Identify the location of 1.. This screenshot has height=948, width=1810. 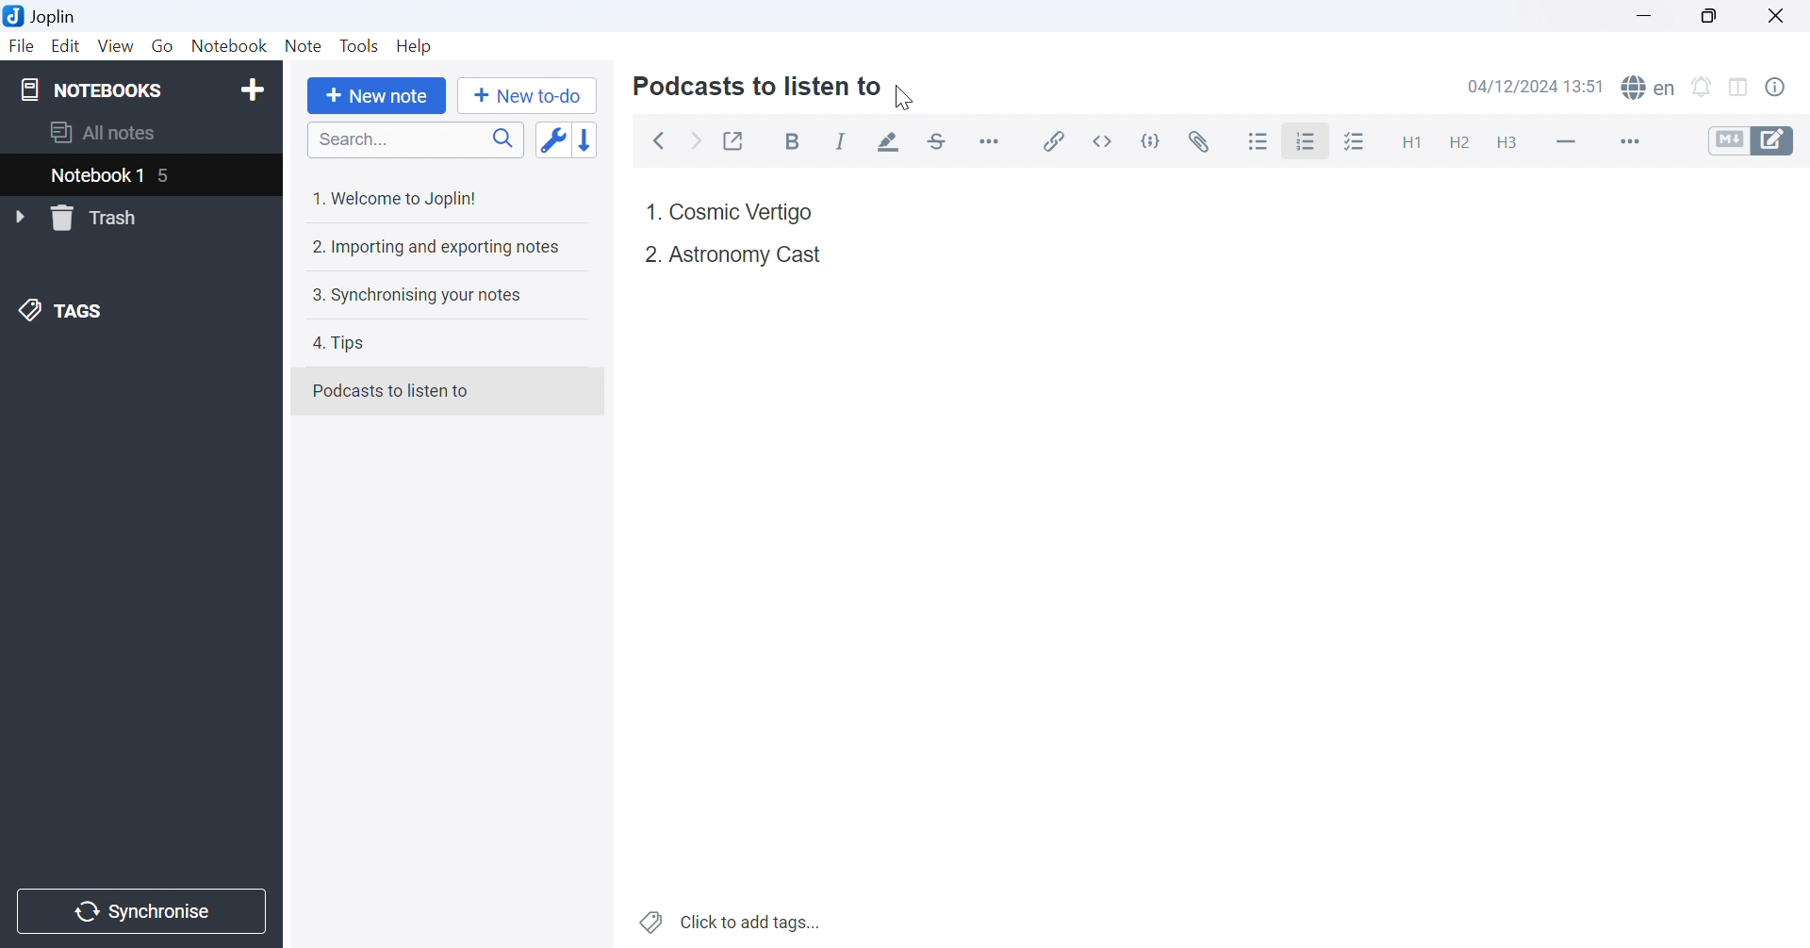
(651, 209).